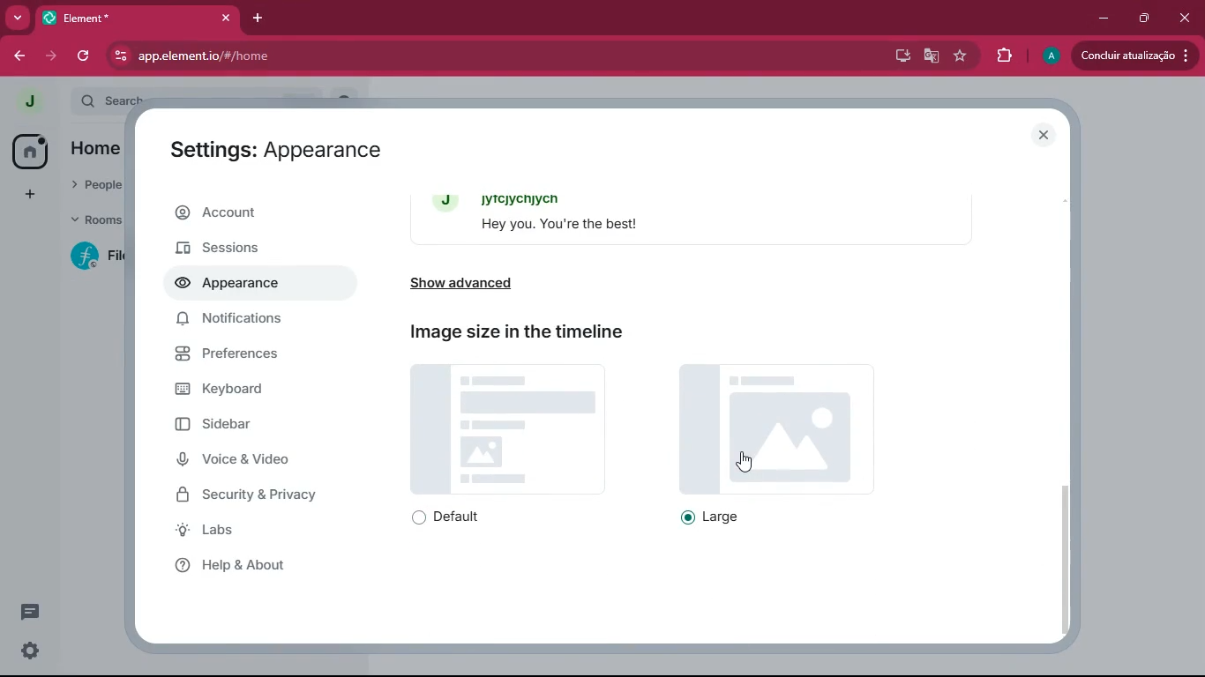 This screenshot has width=1205, height=677. Describe the element at coordinates (19, 56) in the screenshot. I see `back` at that location.